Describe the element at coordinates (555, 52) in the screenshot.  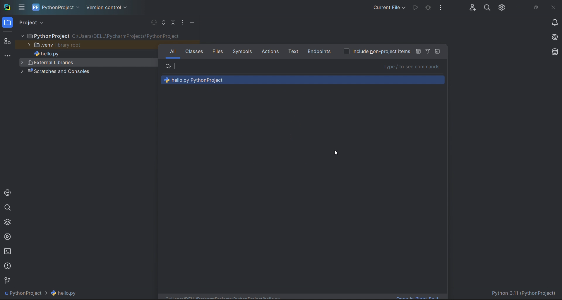
I see `database` at that location.